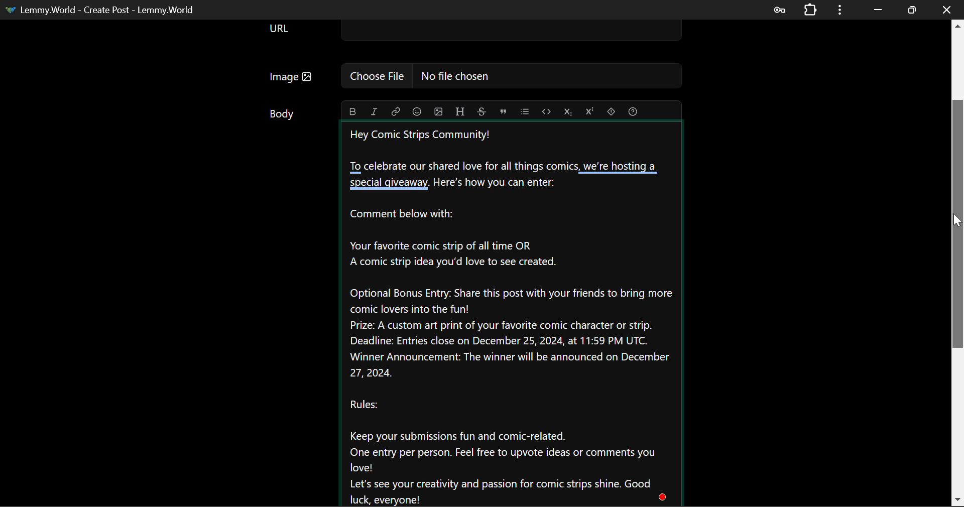 This screenshot has width=964, height=507. What do you see at coordinates (523, 111) in the screenshot?
I see `list` at bounding box center [523, 111].